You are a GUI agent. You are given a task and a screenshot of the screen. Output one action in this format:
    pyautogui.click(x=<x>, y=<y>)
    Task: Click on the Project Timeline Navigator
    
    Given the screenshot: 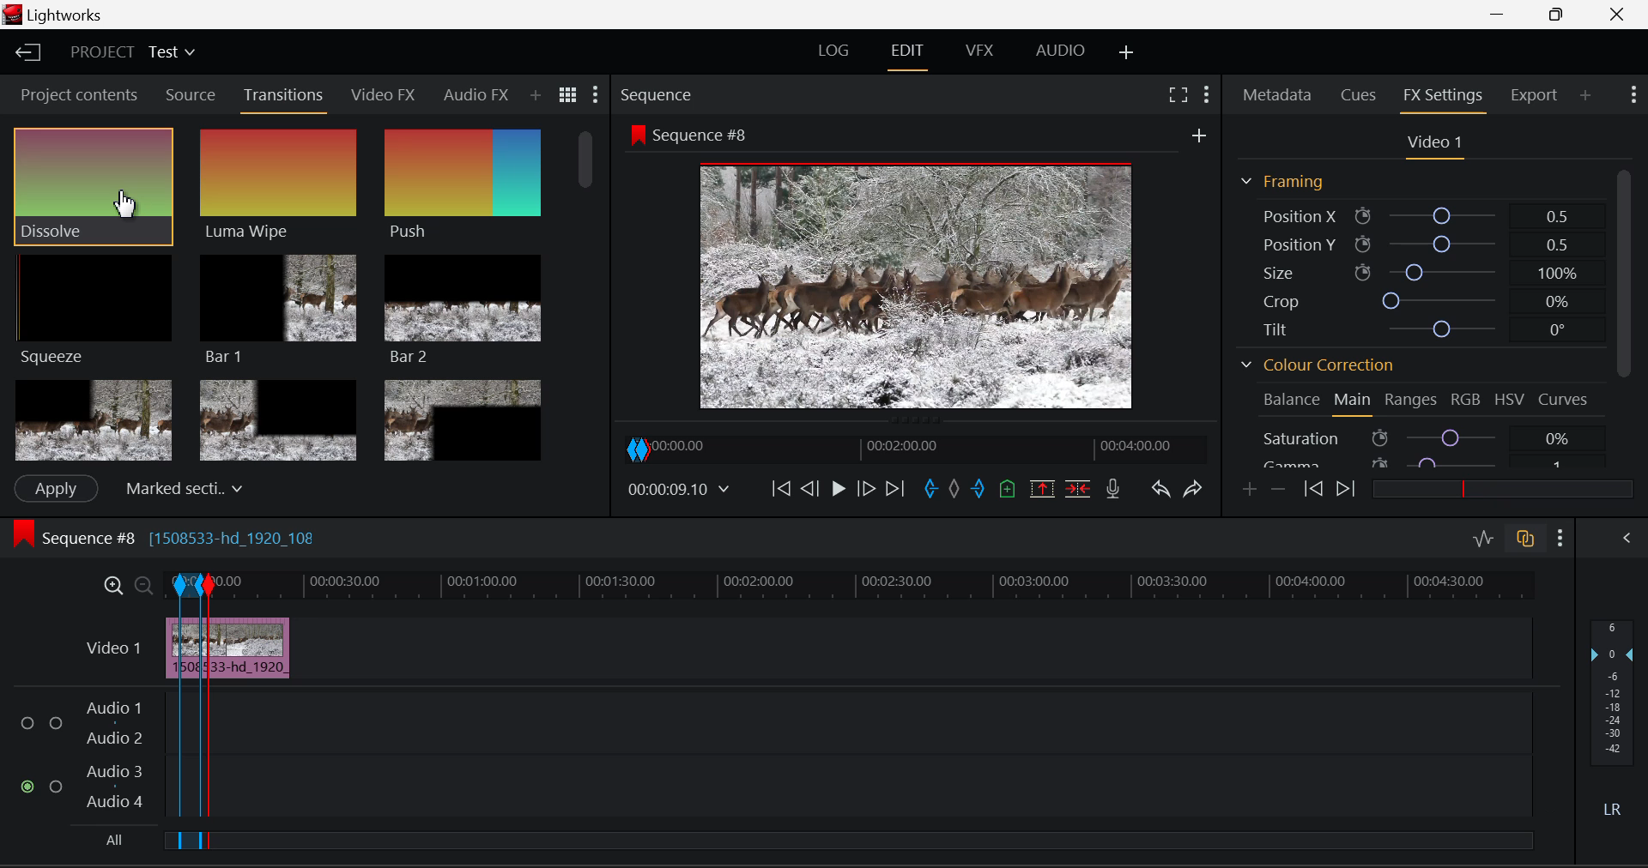 What is the action you would take?
    pyautogui.click(x=912, y=448)
    